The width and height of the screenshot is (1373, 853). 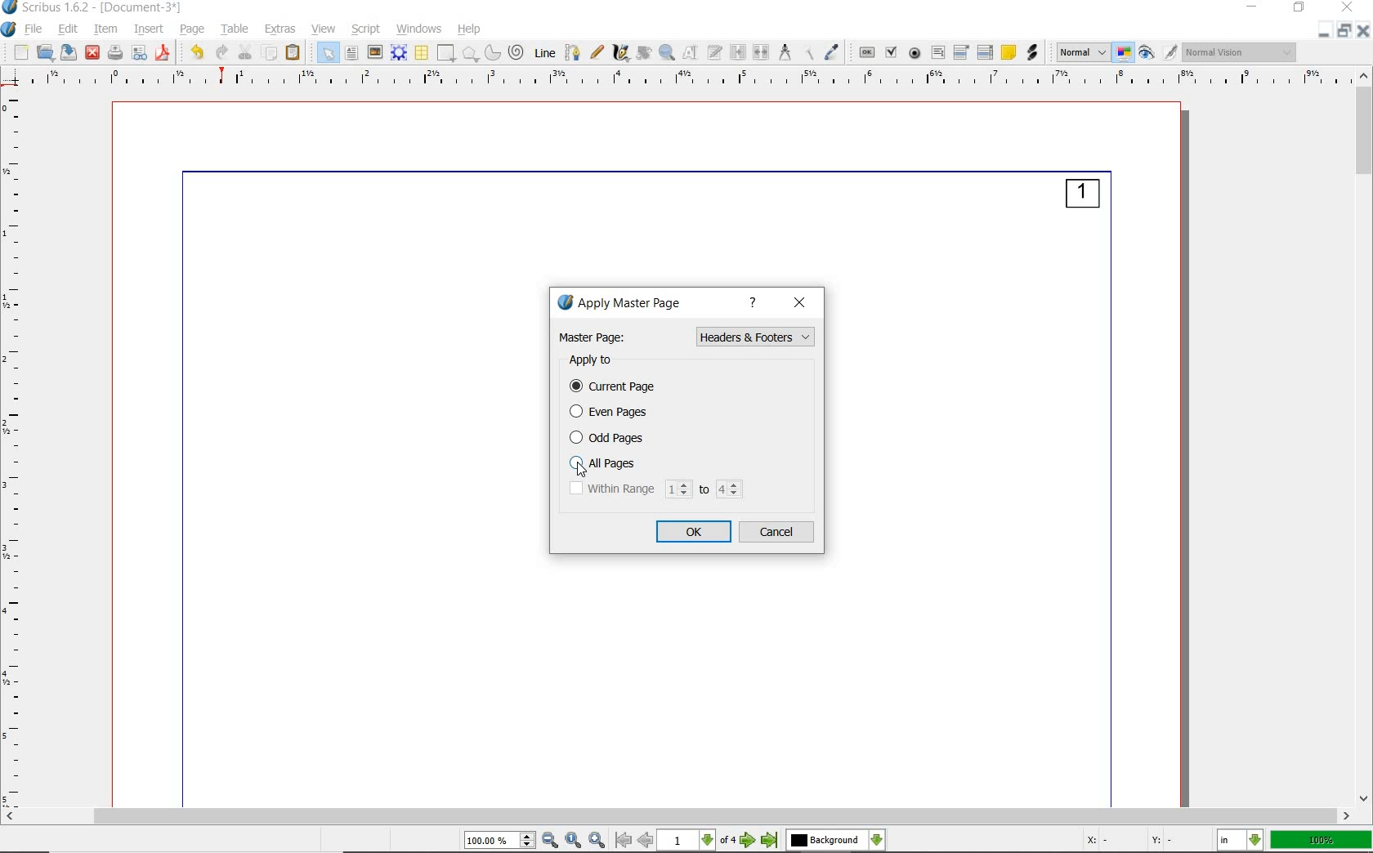 What do you see at coordinates (519, 52) in the screenshot?
I see `spiral` at bounding box center [519, 52].